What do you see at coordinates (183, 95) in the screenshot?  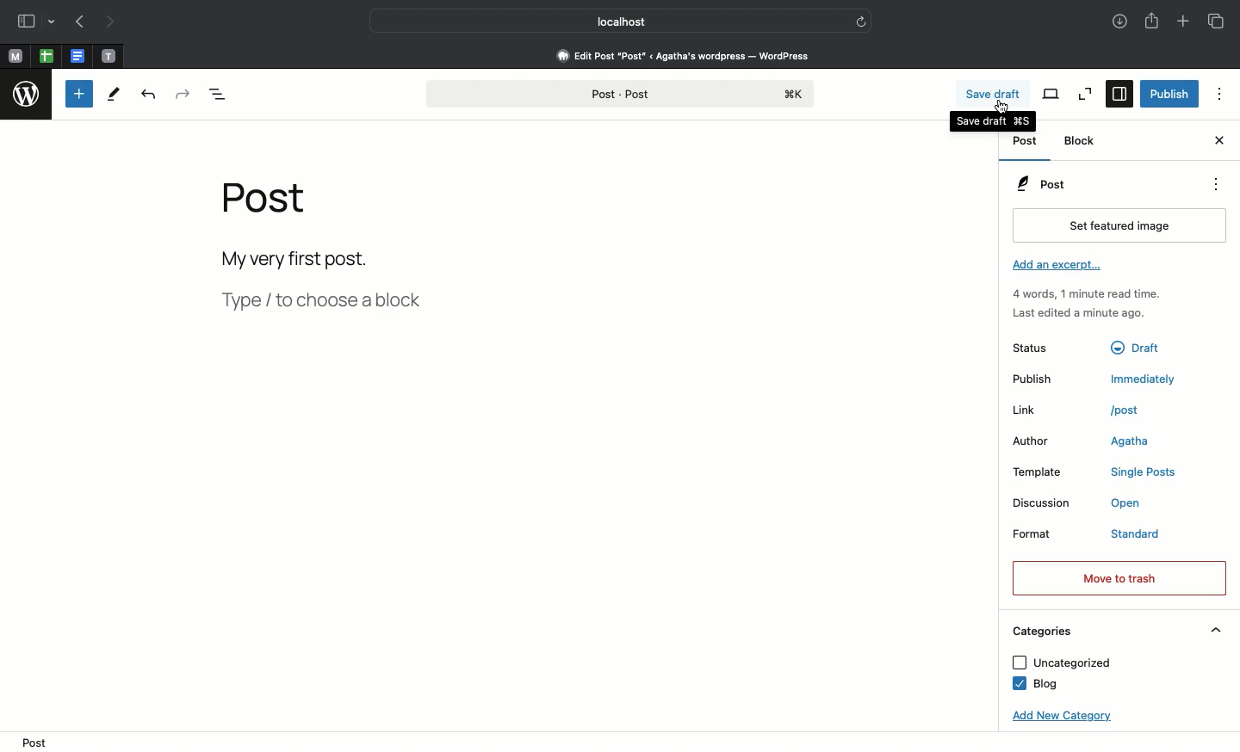 I see `Redo` at bounding box center [183, 95].